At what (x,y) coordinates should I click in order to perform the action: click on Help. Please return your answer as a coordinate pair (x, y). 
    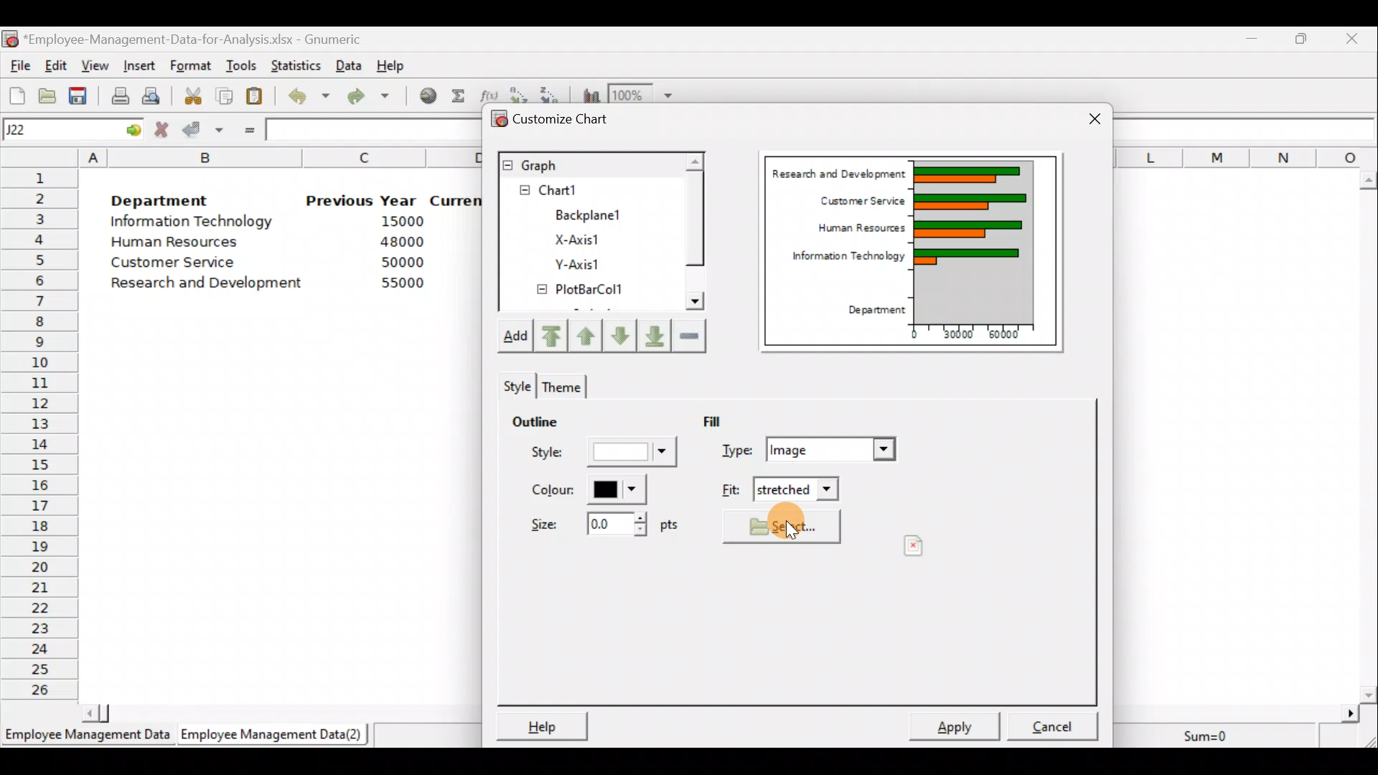
    Looking at the image, I should click on (391, 62).